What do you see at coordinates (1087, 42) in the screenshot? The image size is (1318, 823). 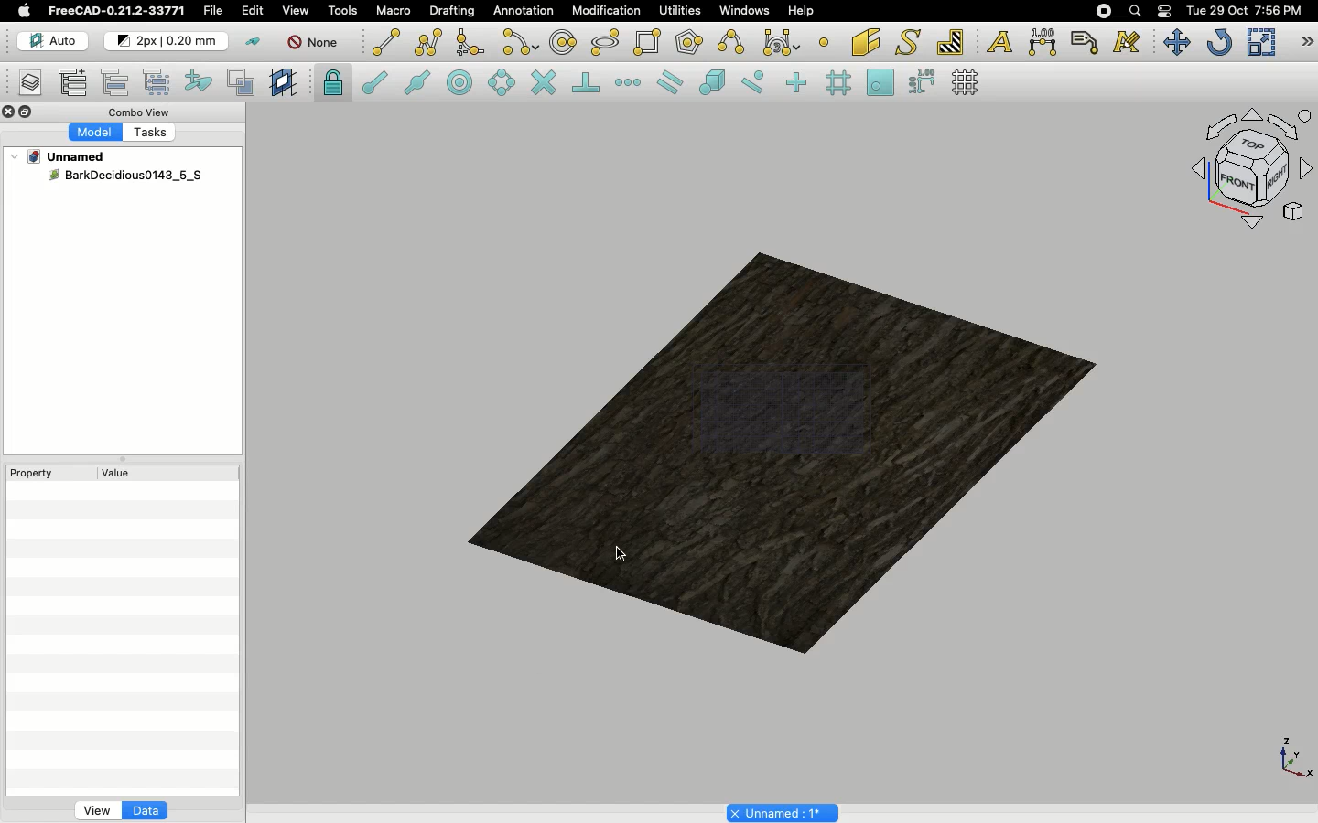 I see `Label` at bounding box center [1087, 42].